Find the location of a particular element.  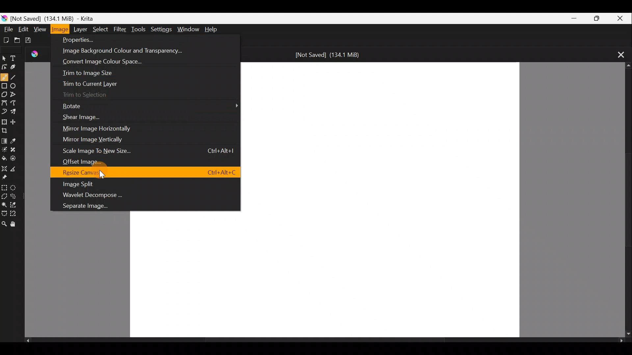

Sample a colour from the image/current layer is located at coordinates (16, 139).